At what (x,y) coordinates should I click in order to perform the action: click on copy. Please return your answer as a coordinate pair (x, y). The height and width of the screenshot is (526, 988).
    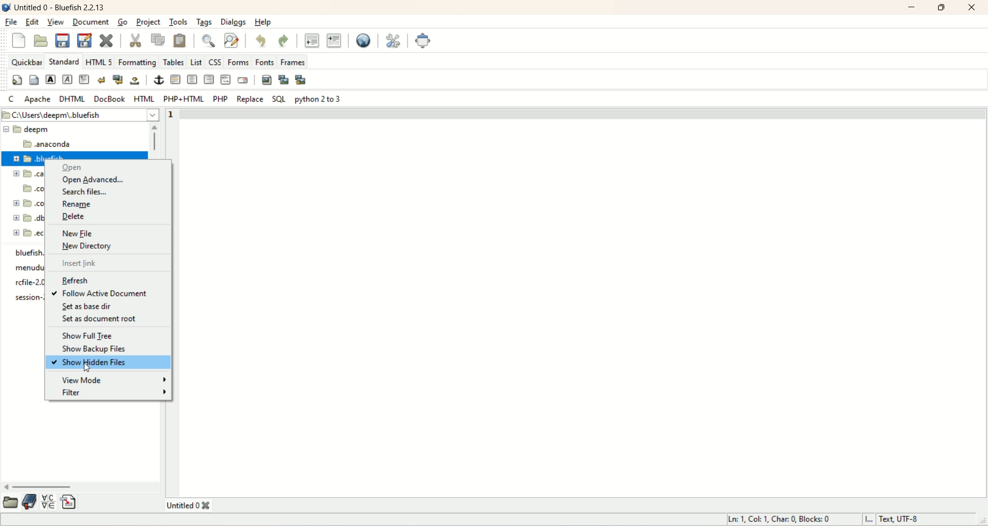
    Looking at the image, I should click on (158, 40).